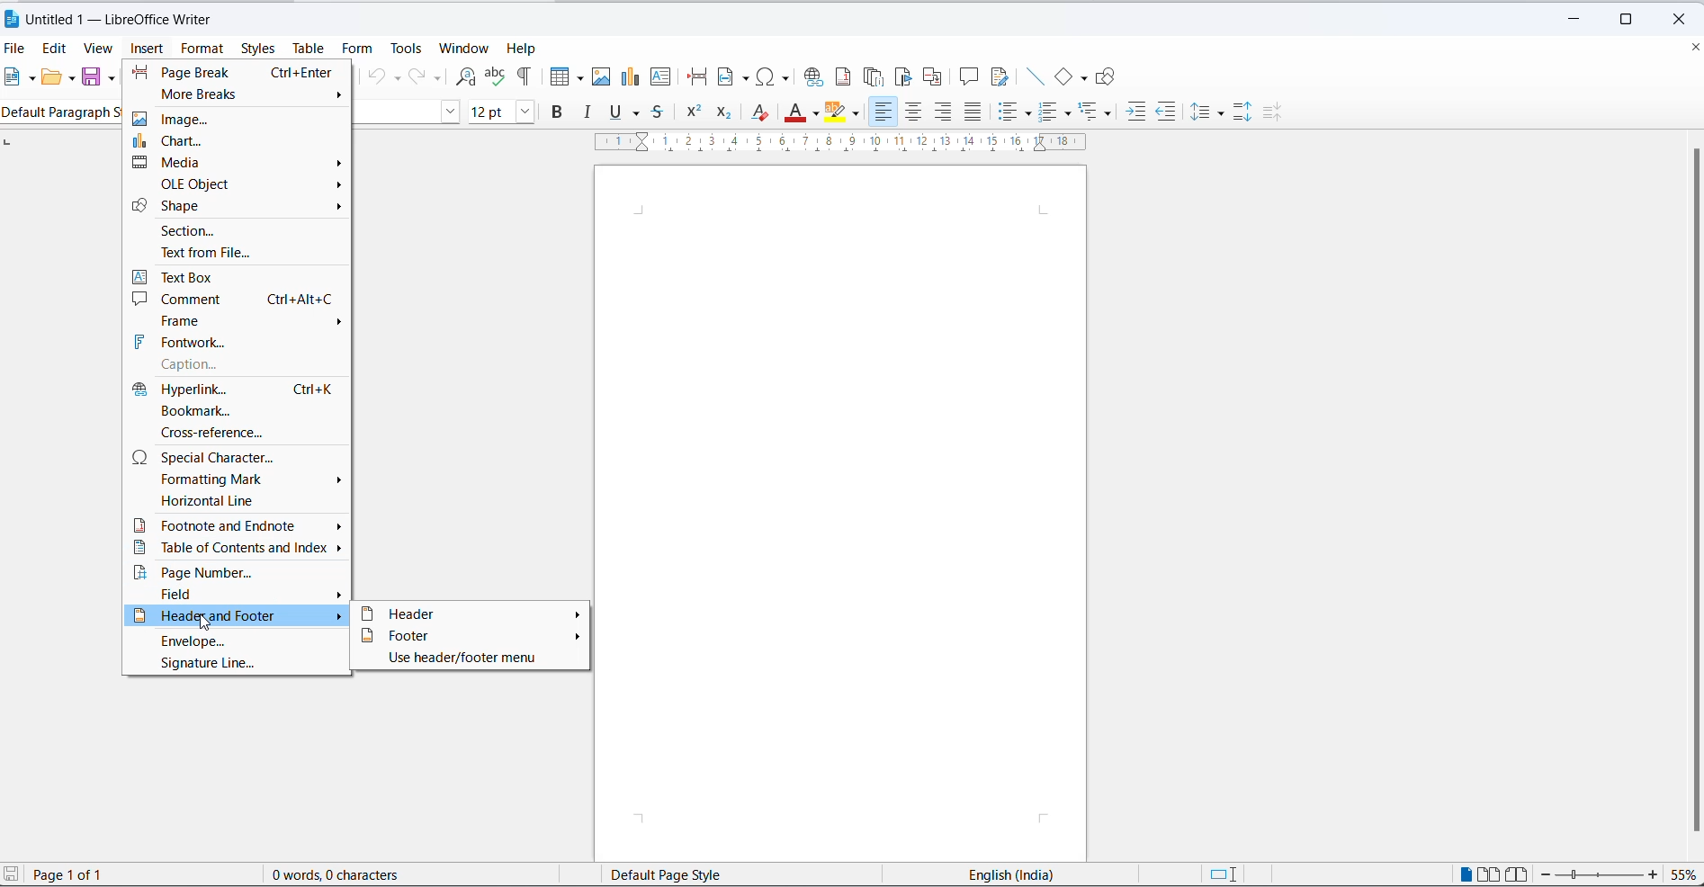 The height and width of the screenshot is (887, 1704). Describe the element at coordinates (238, 479) in the screenshot. I see `formatting mark` at that location.